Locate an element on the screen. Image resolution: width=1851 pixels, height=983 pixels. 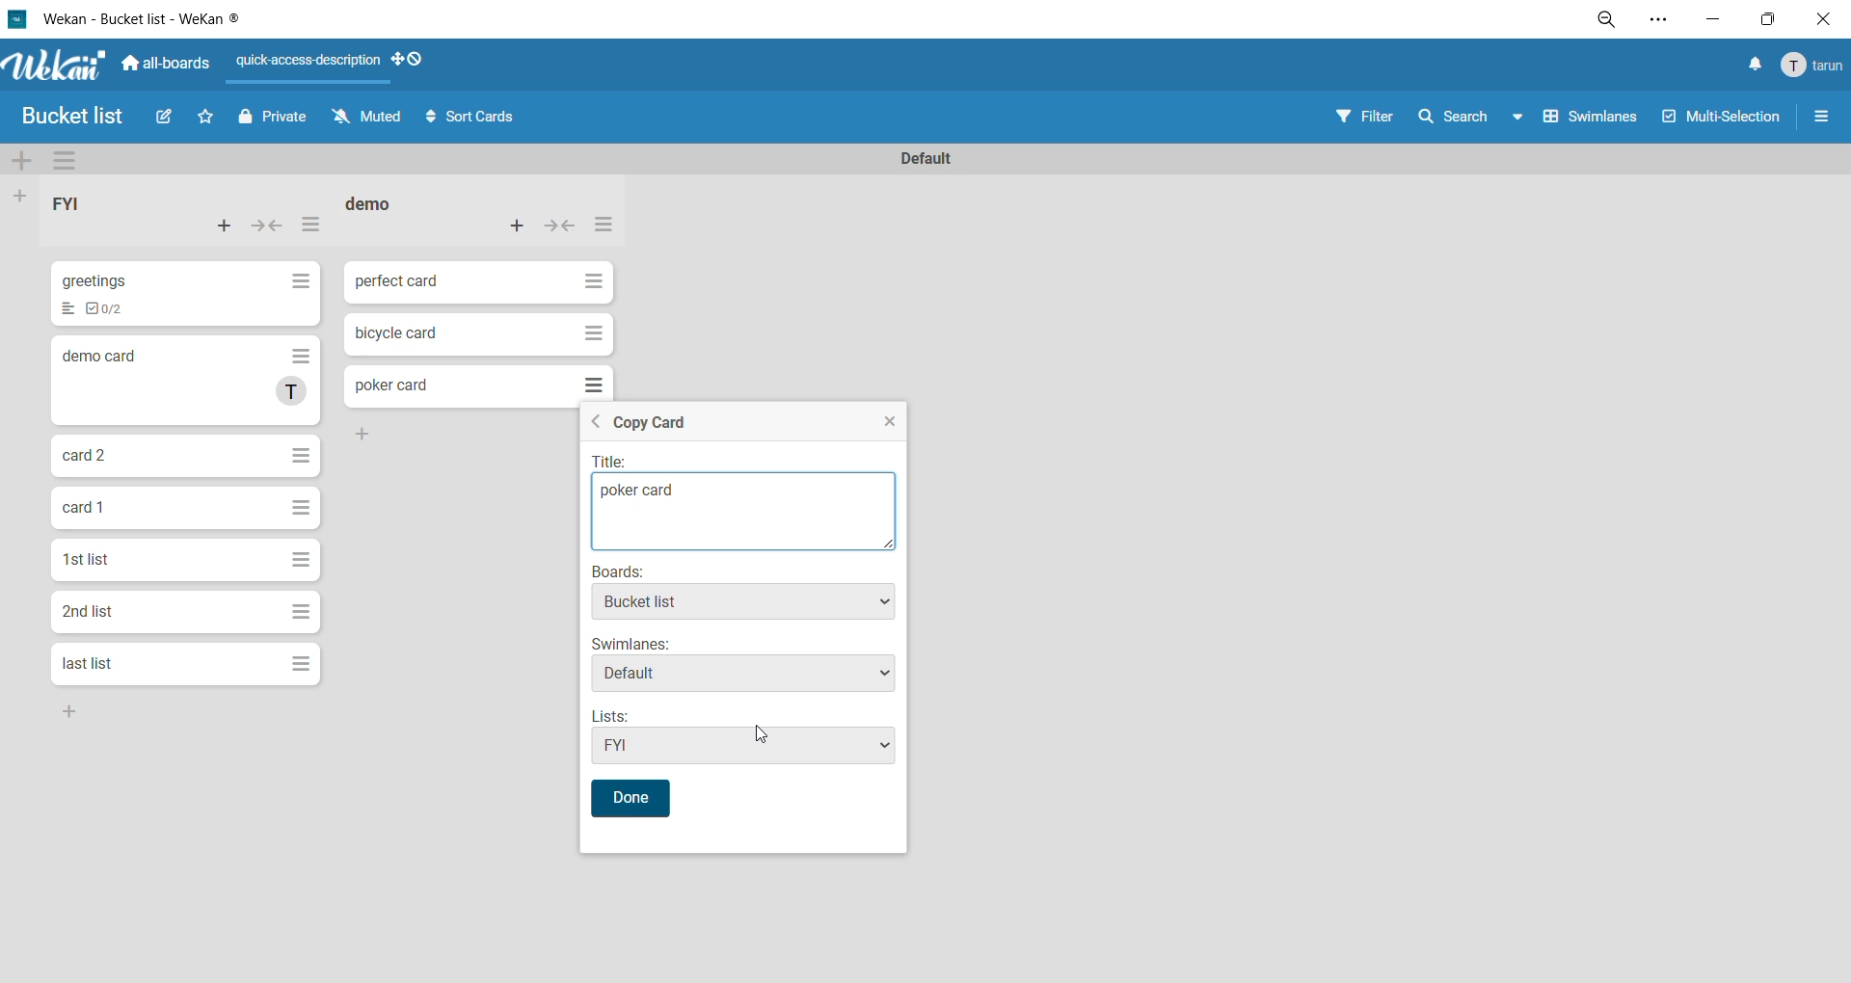
To-dos is located at coordinates (114, 309).